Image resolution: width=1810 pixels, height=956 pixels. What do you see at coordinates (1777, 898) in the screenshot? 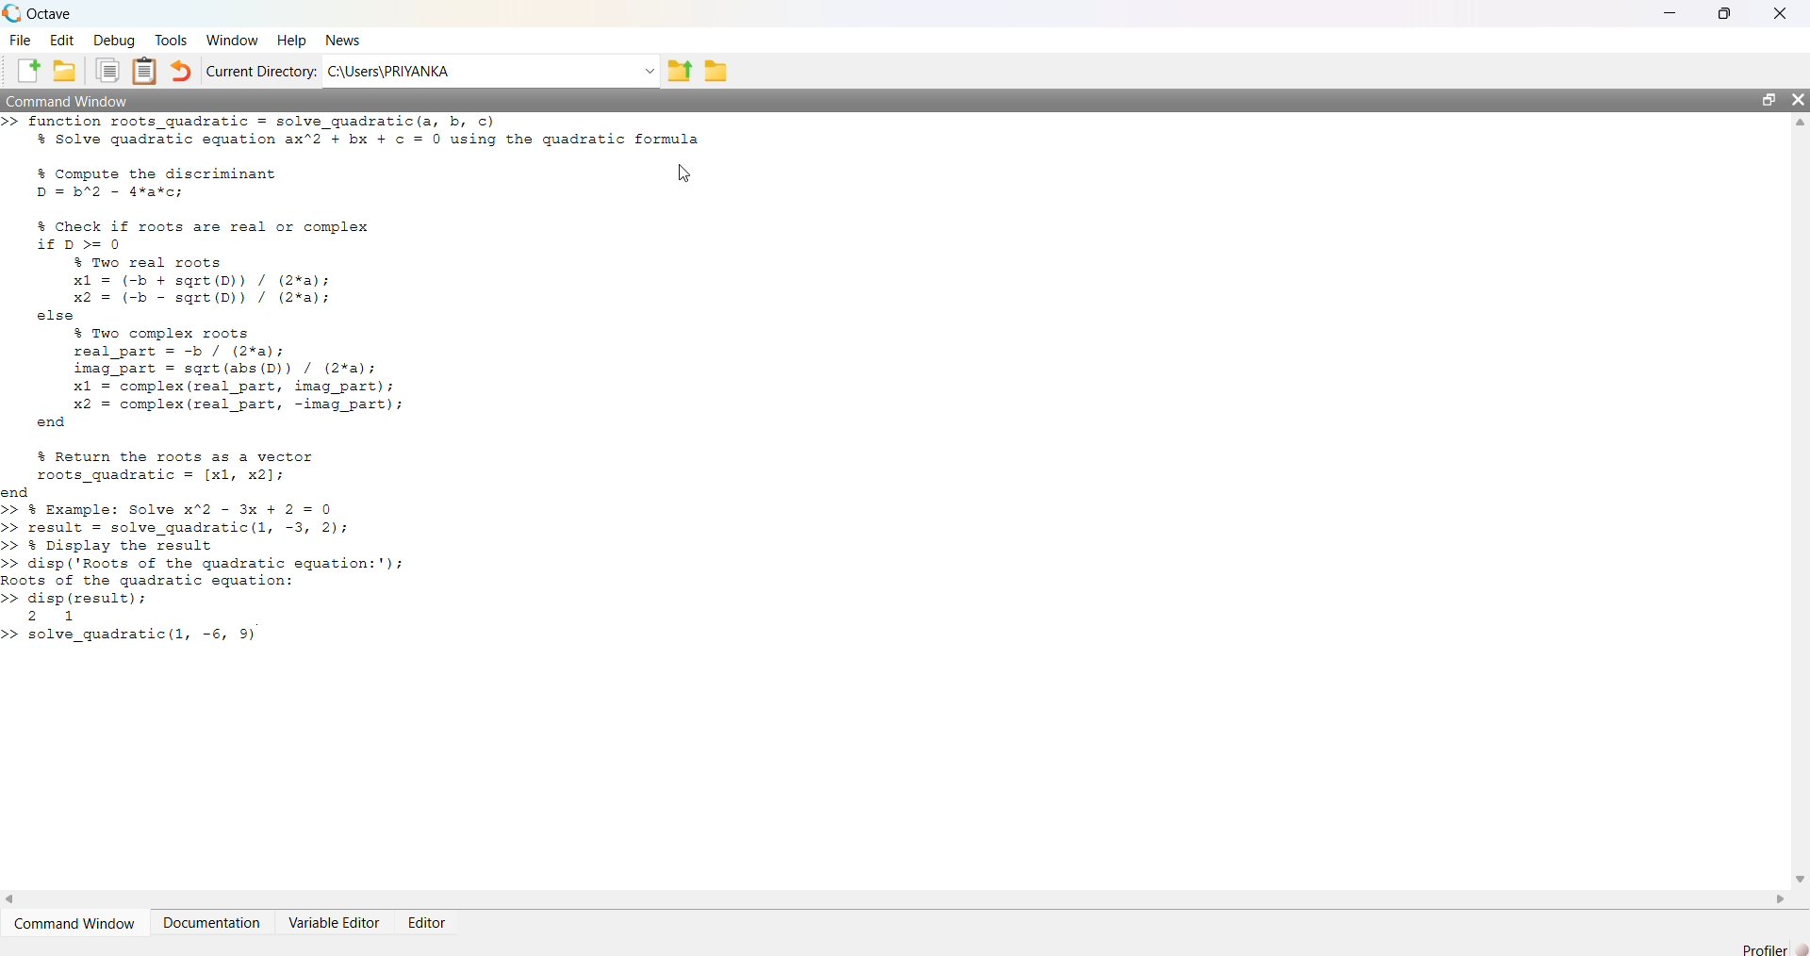
I see `Right` at bounding box center [1777, 898].